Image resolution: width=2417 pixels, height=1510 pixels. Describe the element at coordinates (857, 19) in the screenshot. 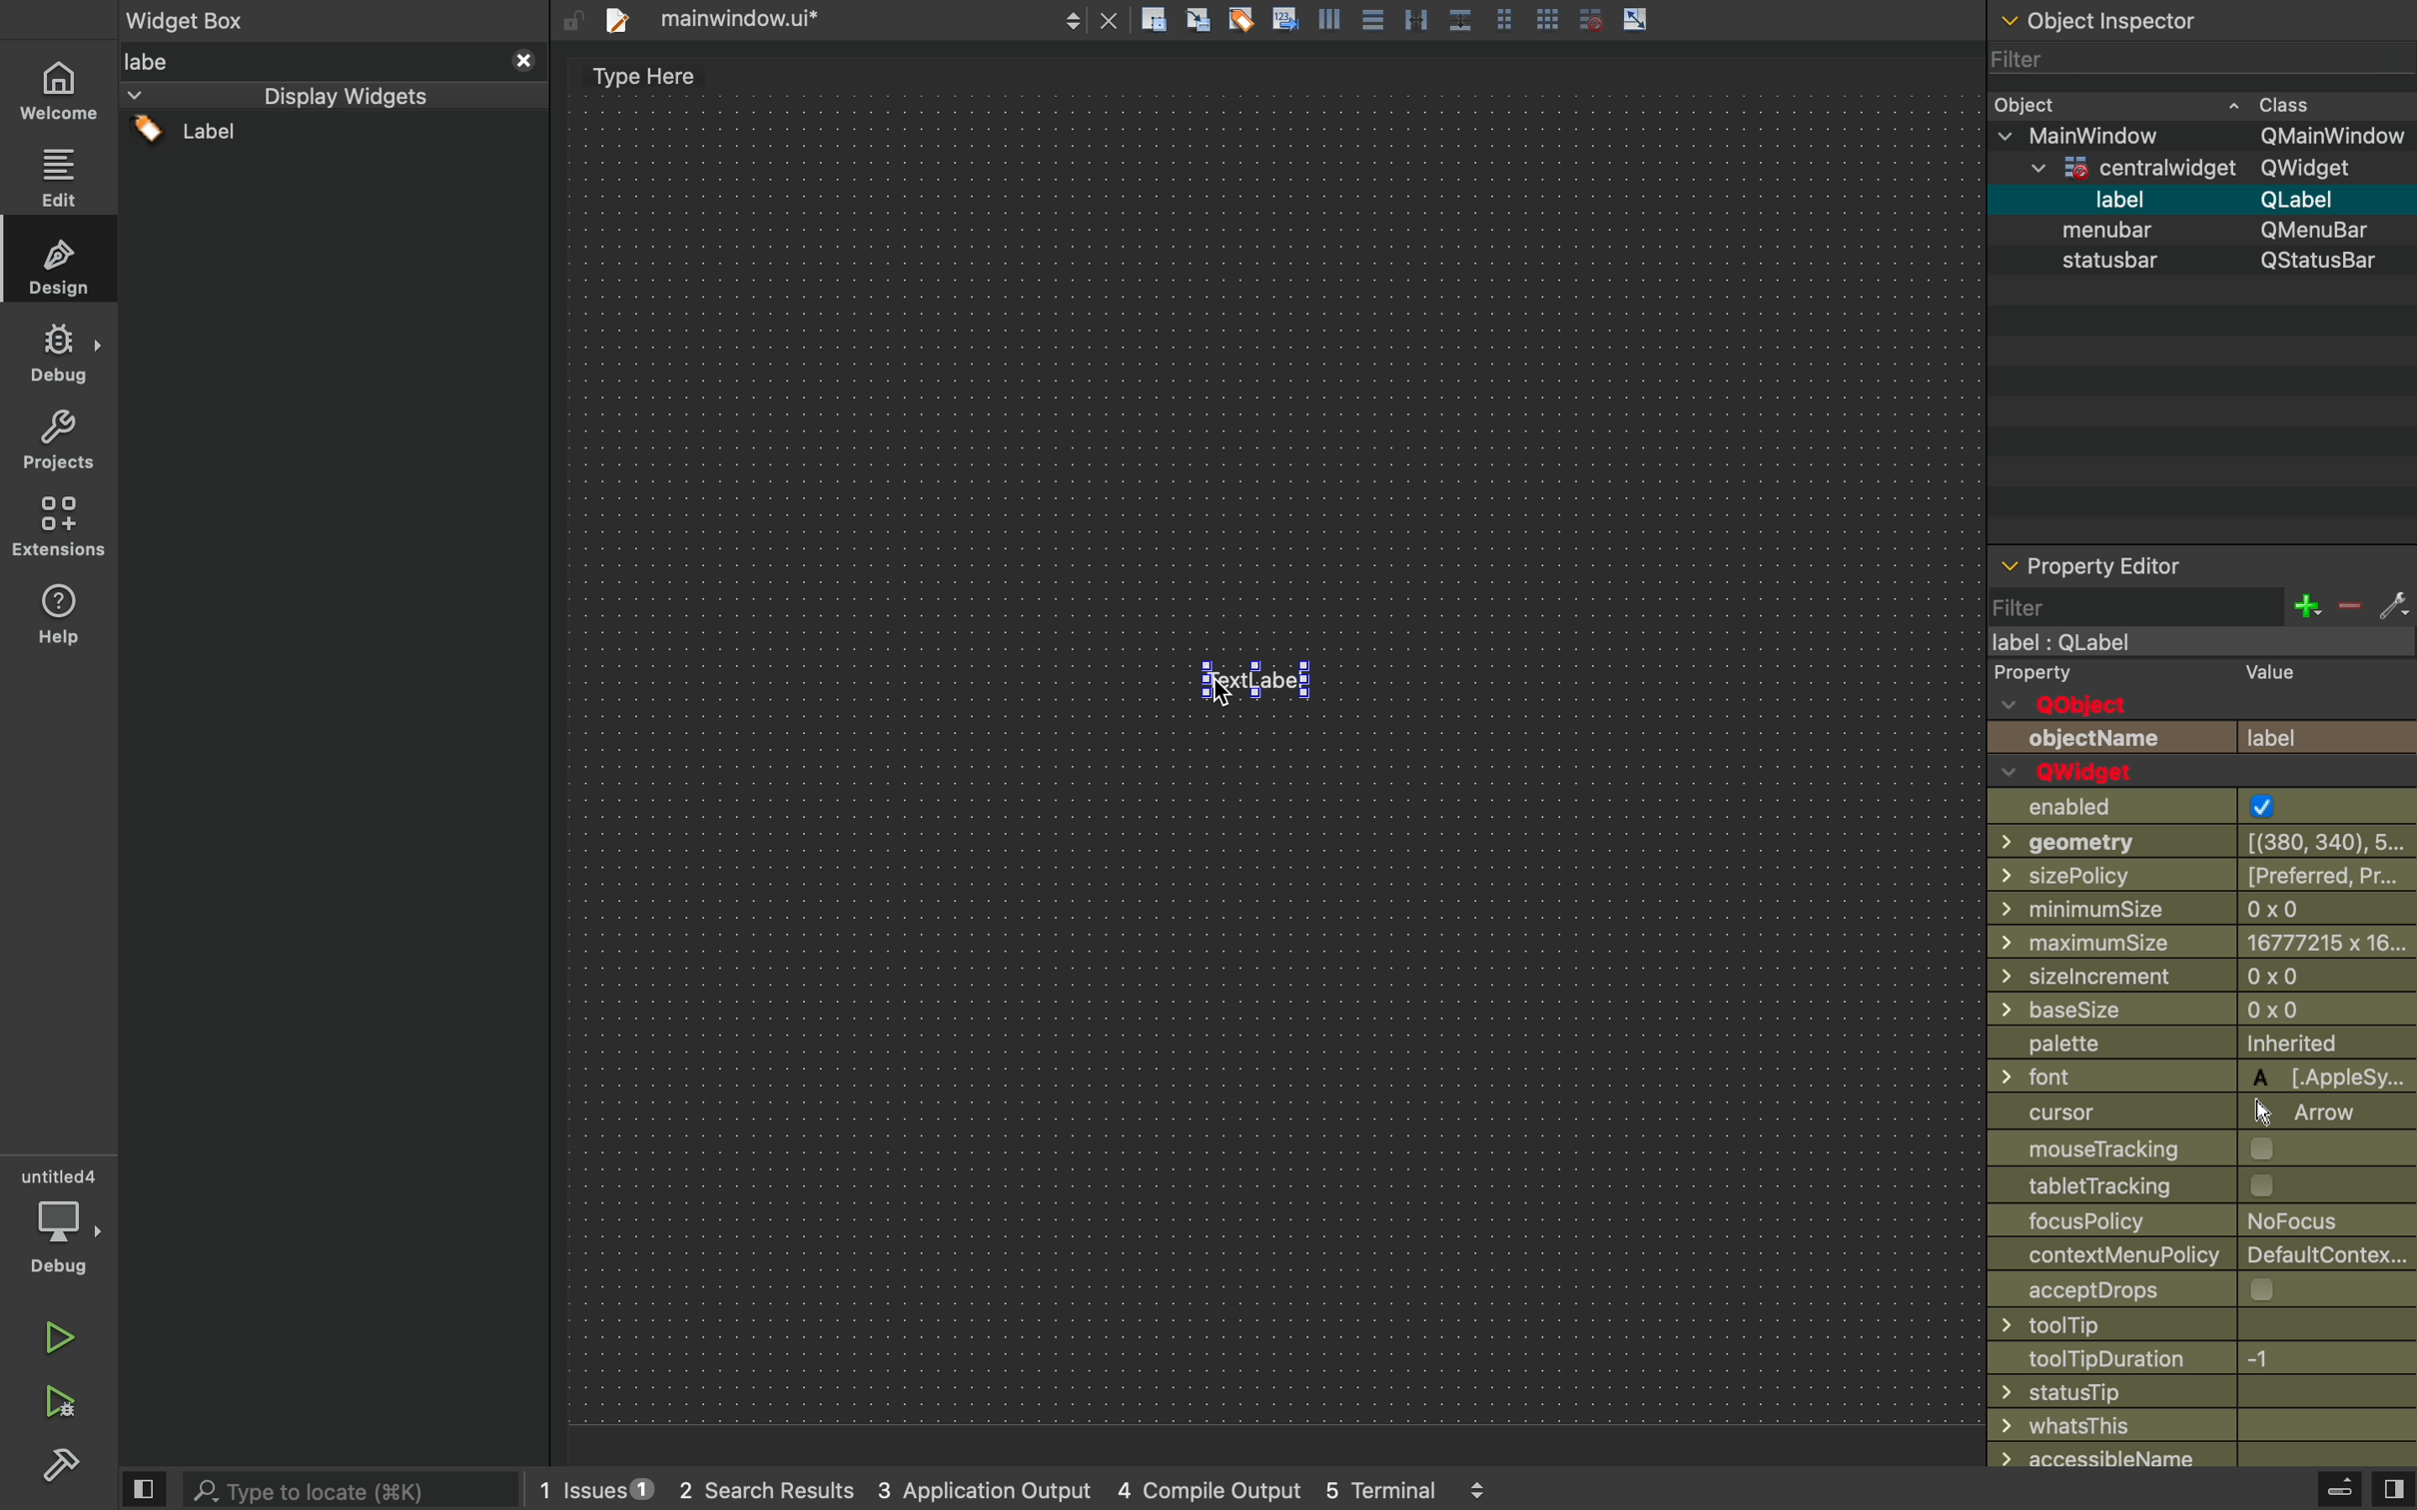

I see `file` at that location.